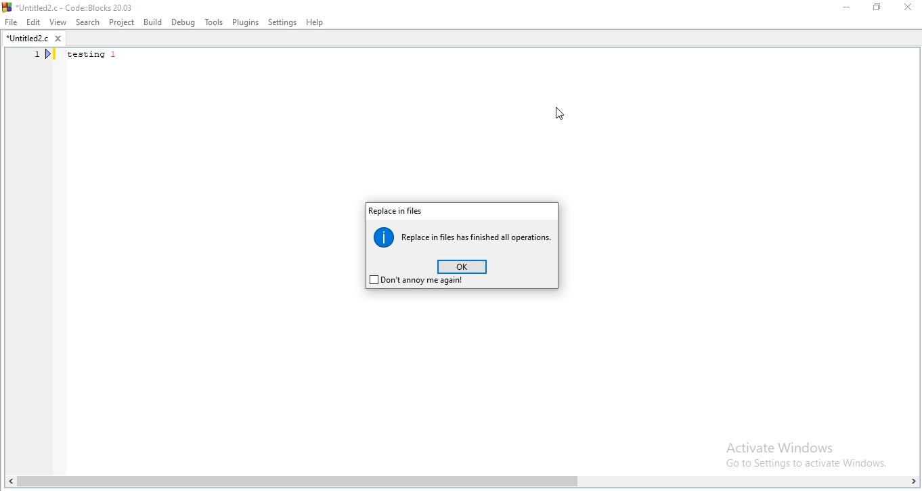 The height and width of the screenshot is (491, 922). What do you see at coordinates (462, 267) in the screenshot?
I see `ok` at bounding box center [462, 267].